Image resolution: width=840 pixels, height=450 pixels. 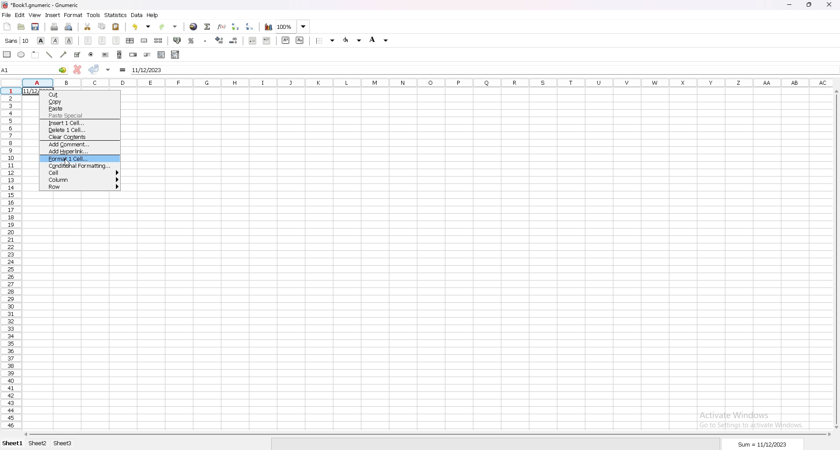 I want to click on arrowed line, so click(x=64, y=54).